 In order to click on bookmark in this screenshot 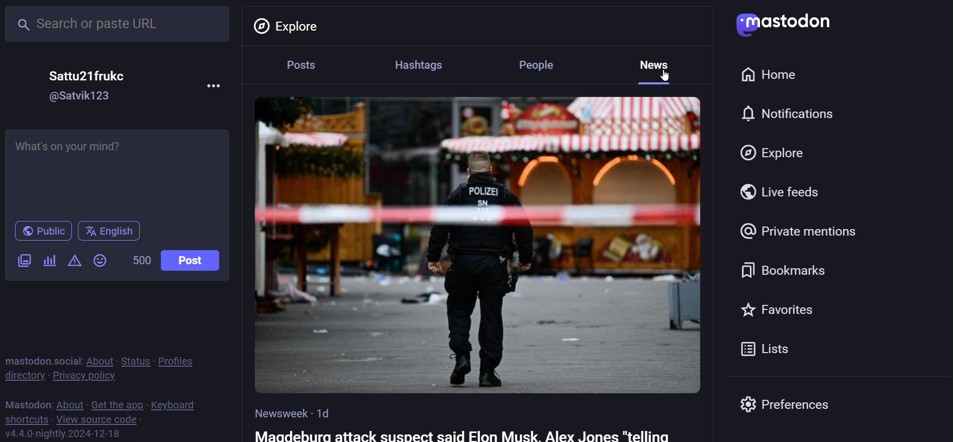, I will do `click(788, 268)`.